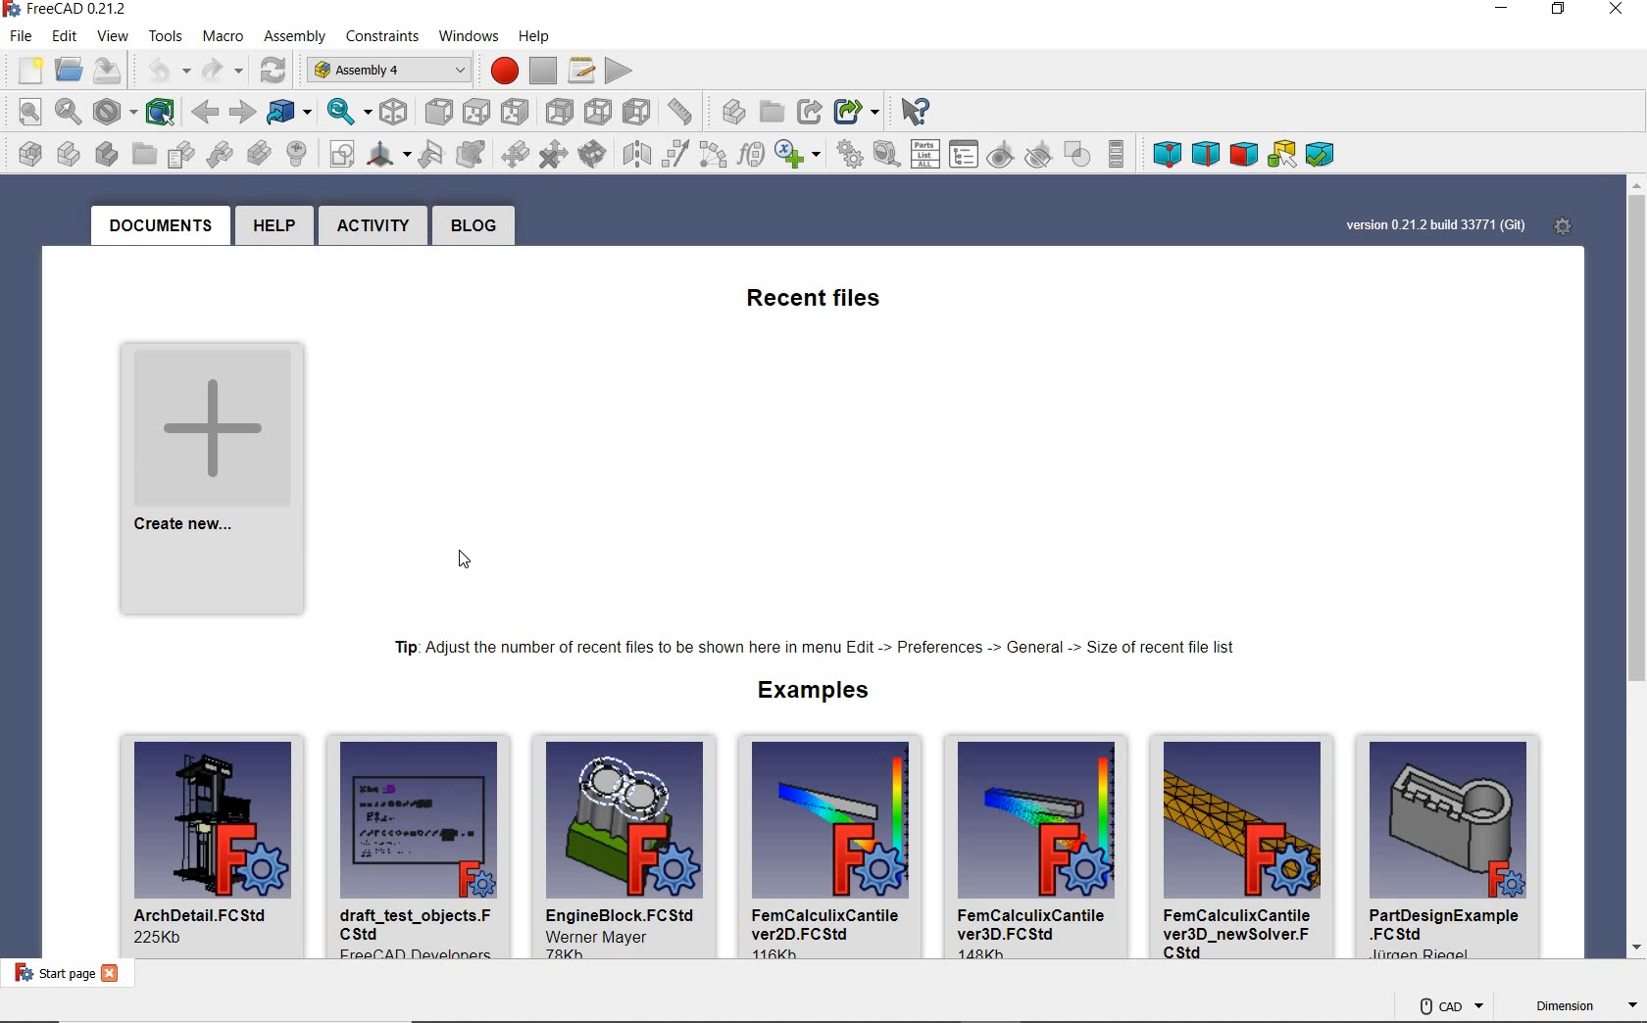 This screenshot has height=1023, width=1647. I want to click on create a variant part, so click(259, 154).